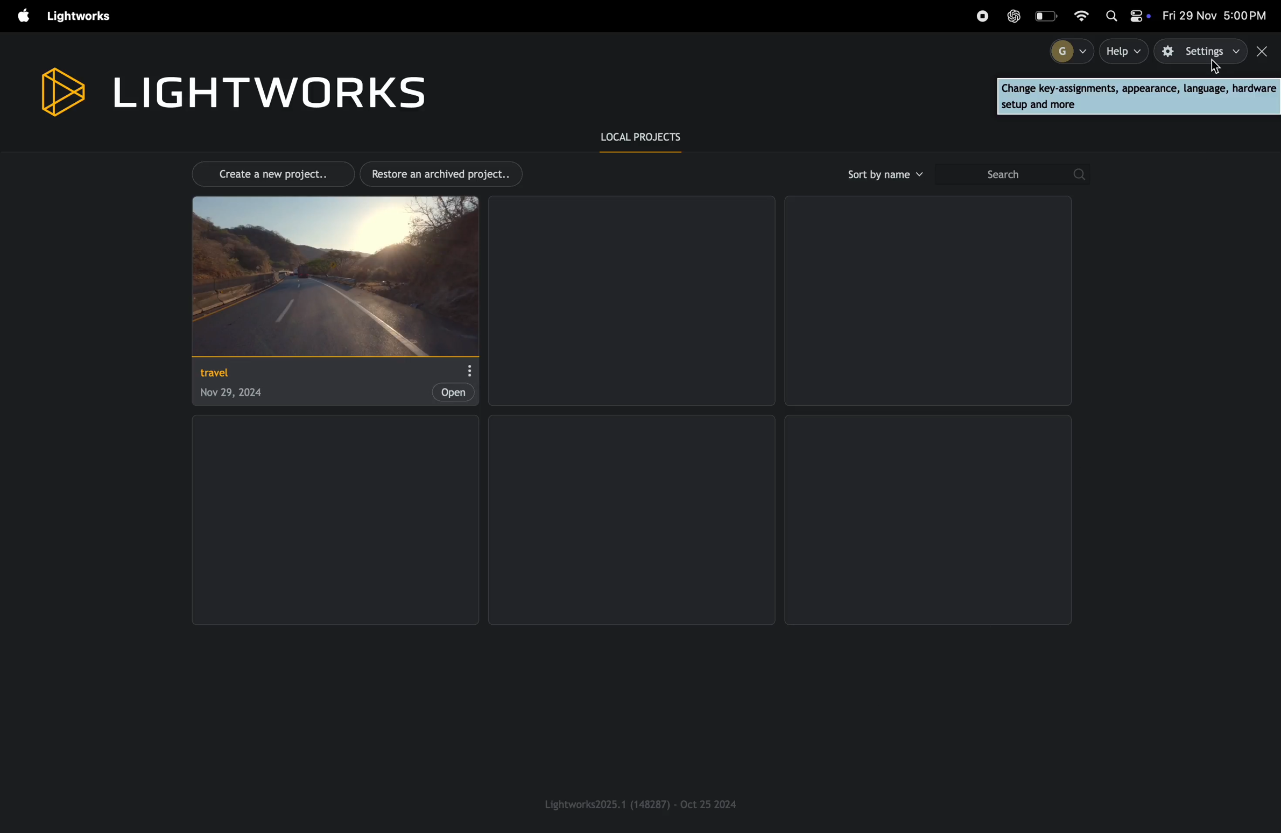 The image size is (1281, 833). What do you see at coordinates (1138, 96) in the screenshot?
I see `description` at bounding box center [1138, 96].